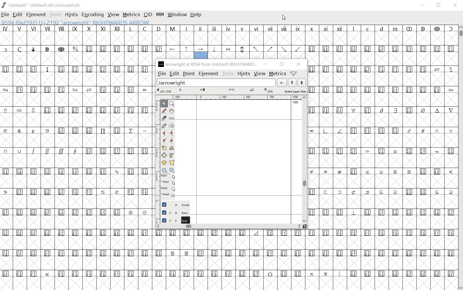  I want to click on pointer, so click(164, 104).